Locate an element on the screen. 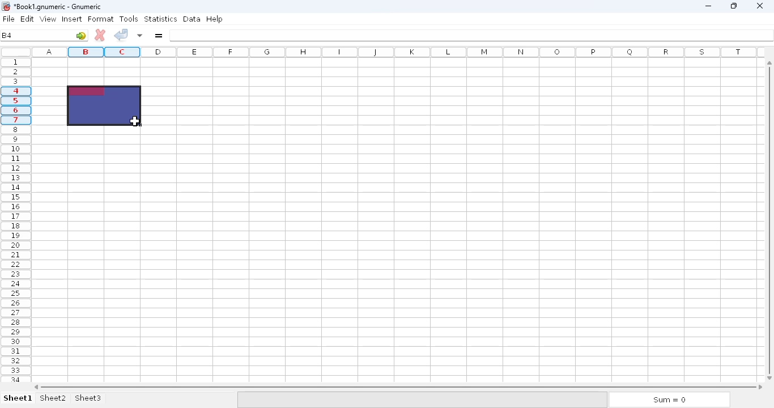 This screenshot has width=774, height=408. data is located at coordinates (192, 19).